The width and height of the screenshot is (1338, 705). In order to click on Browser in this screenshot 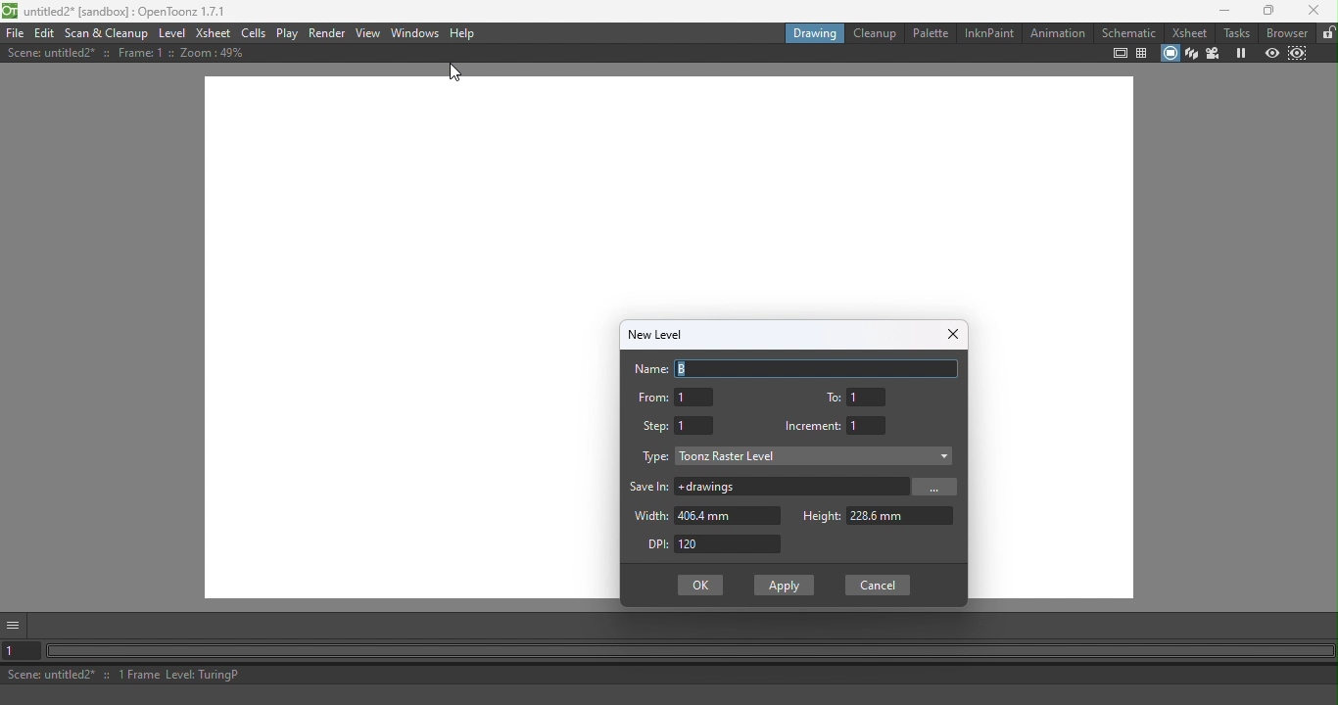, I will do `click(1286, 32)`.